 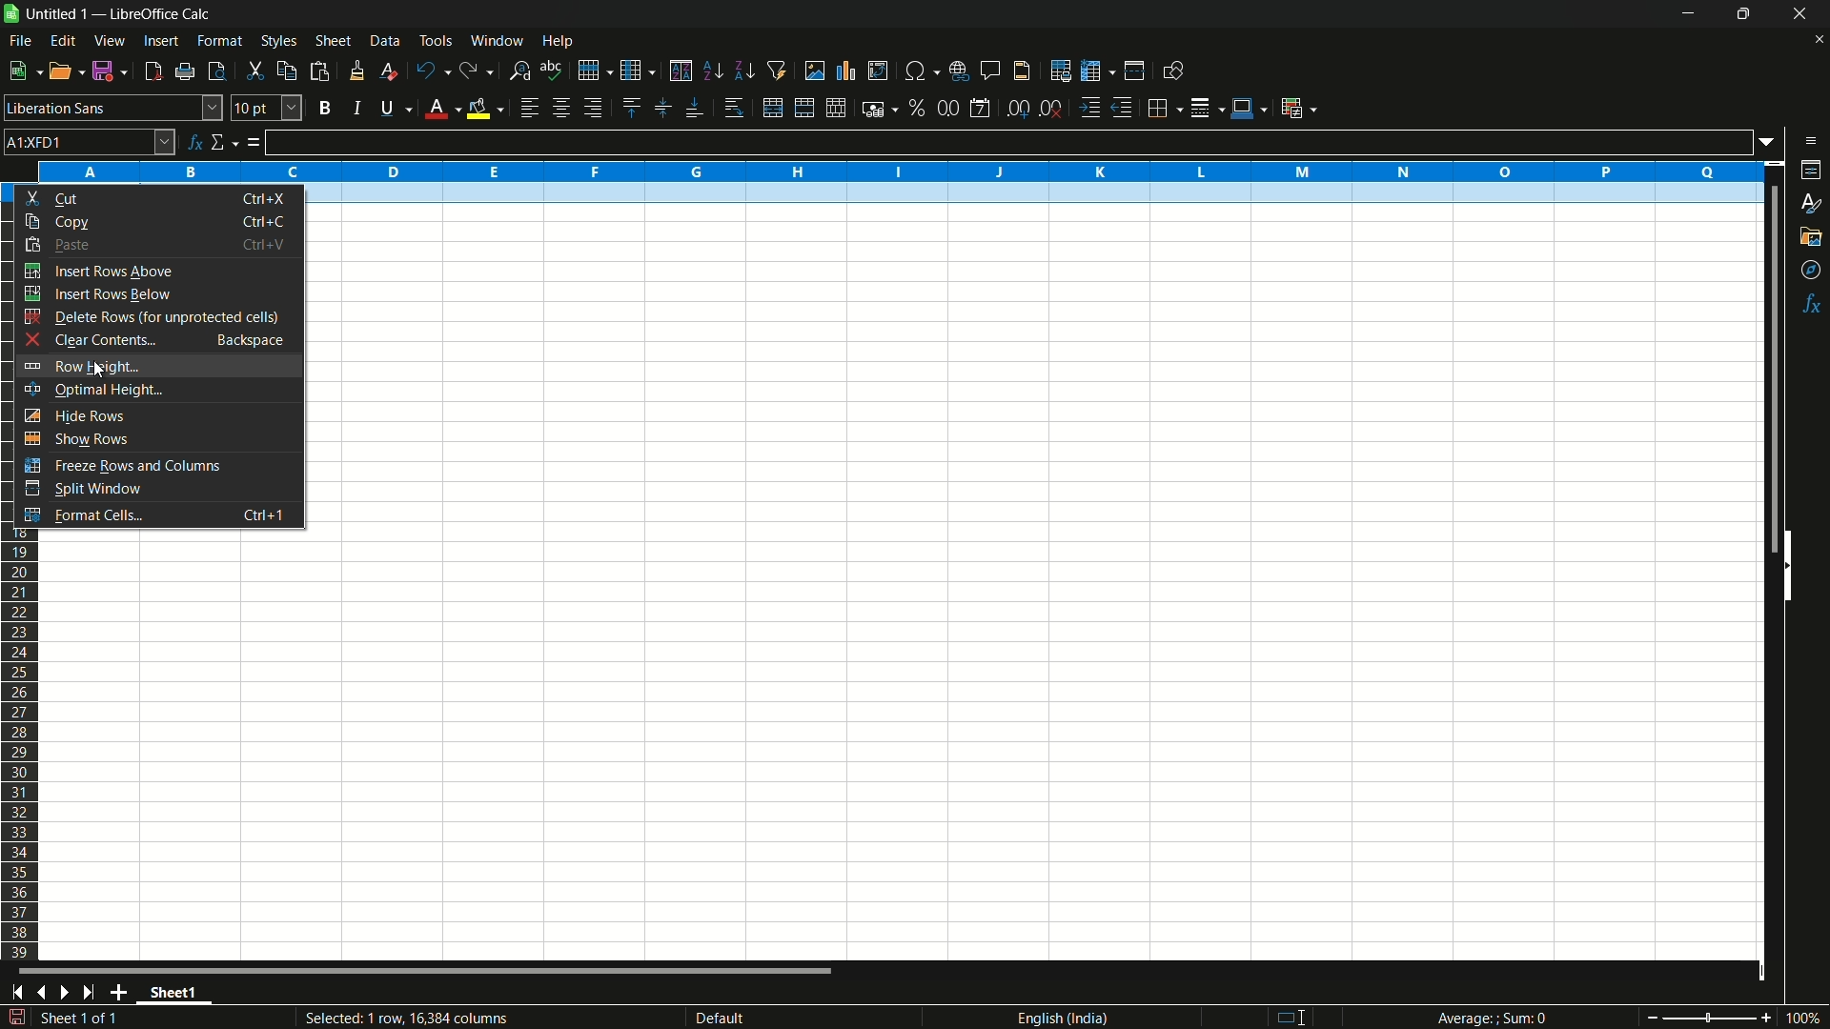 What do you see at coordinates (980, 109) in the screenshot?
I see `format as date` at bounding box center [980, 109].